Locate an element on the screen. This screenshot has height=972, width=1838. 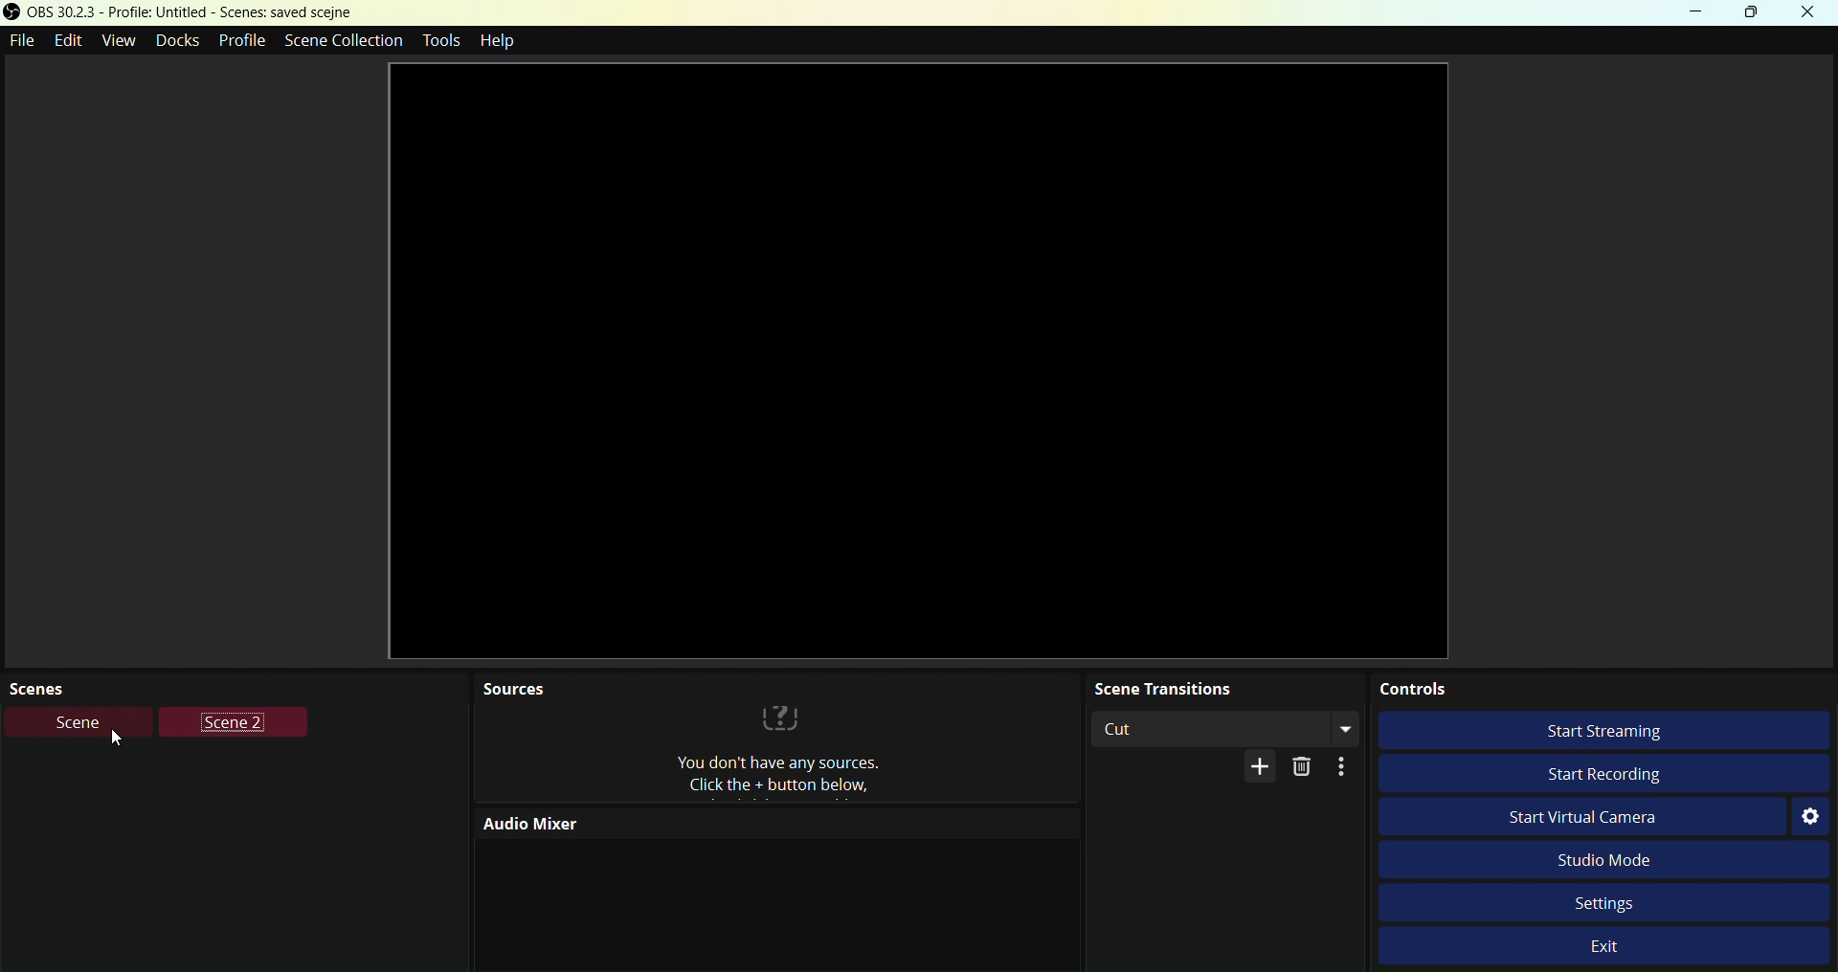
Help is located at coordinates (503, 39).